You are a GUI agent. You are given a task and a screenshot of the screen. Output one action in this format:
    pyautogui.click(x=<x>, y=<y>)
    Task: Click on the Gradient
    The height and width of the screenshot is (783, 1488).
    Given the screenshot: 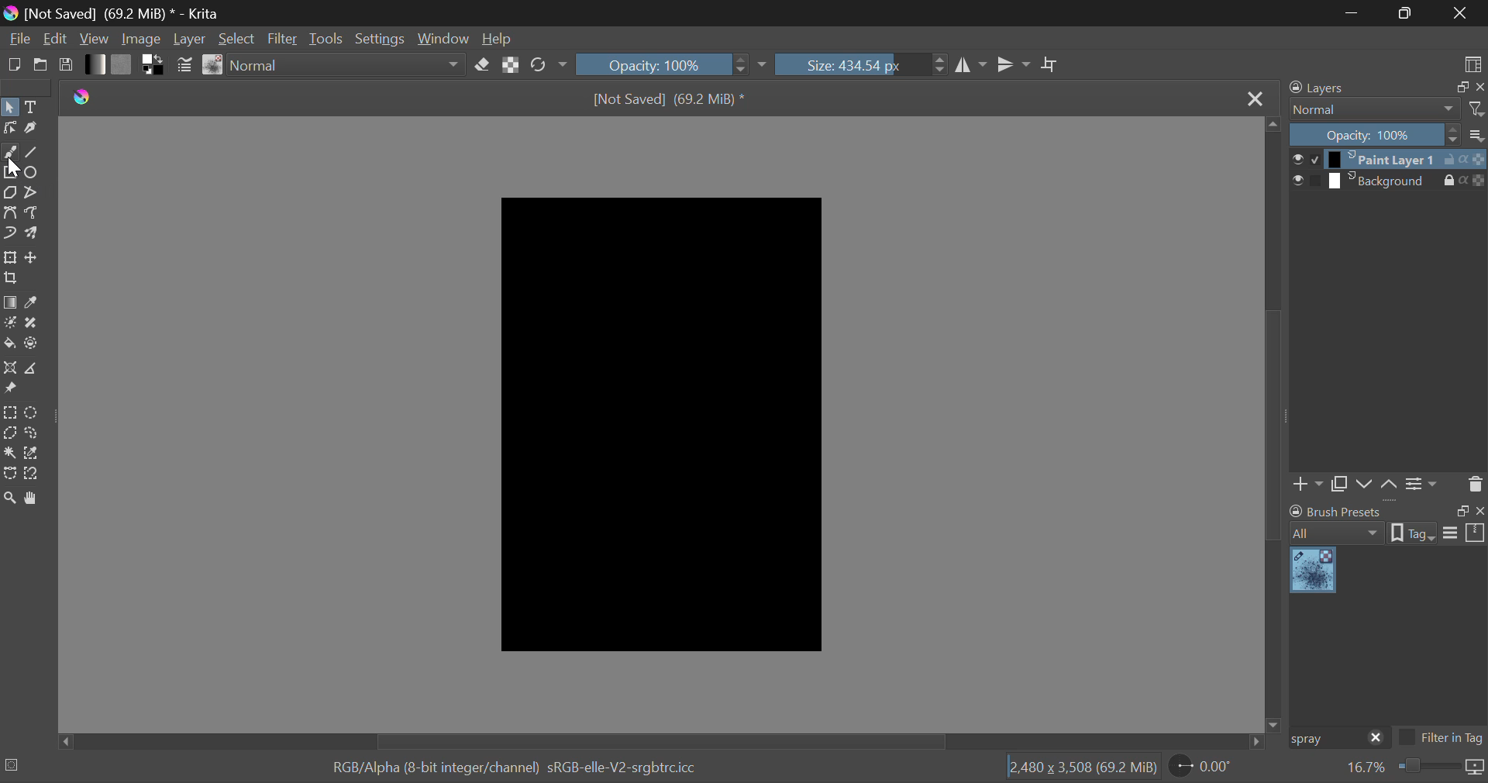 What is the action you would take?
    pyautogui.click(x=96, y=64)
    